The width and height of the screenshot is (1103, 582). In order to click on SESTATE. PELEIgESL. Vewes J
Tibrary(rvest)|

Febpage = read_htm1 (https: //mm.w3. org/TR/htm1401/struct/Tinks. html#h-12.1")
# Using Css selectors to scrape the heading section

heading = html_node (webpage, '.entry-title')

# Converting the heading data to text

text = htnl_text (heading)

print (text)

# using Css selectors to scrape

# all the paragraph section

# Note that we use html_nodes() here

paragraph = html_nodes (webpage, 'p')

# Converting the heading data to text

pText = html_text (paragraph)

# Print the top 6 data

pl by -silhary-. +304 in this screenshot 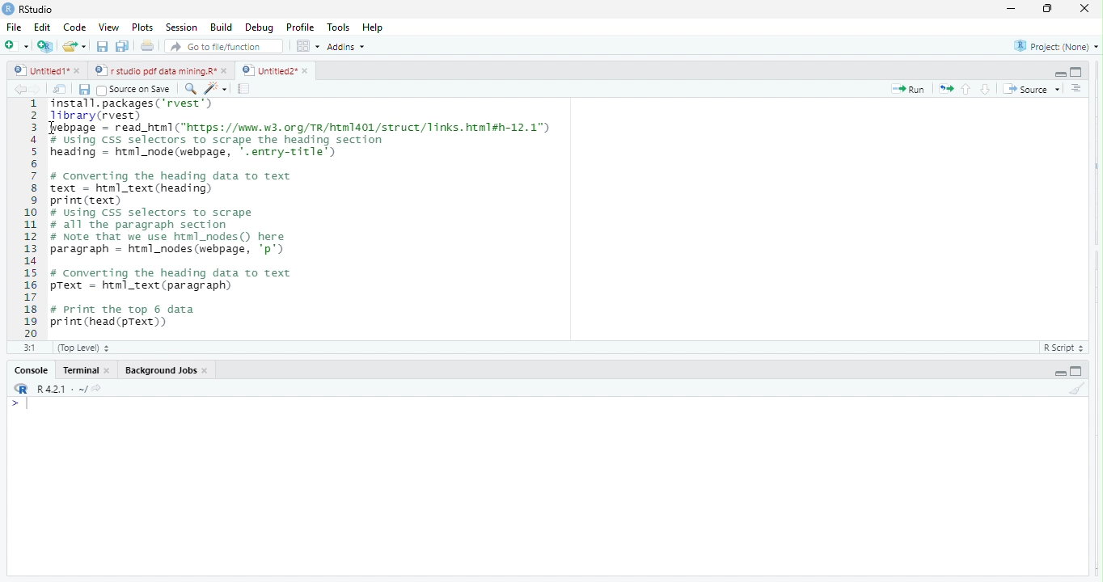, I will do `click(356, 217)`.